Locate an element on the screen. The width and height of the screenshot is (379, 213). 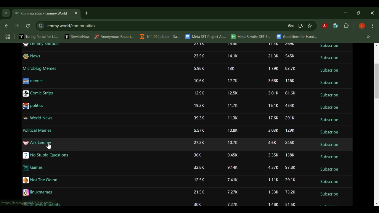
138K is located at coordinates (290, 155).